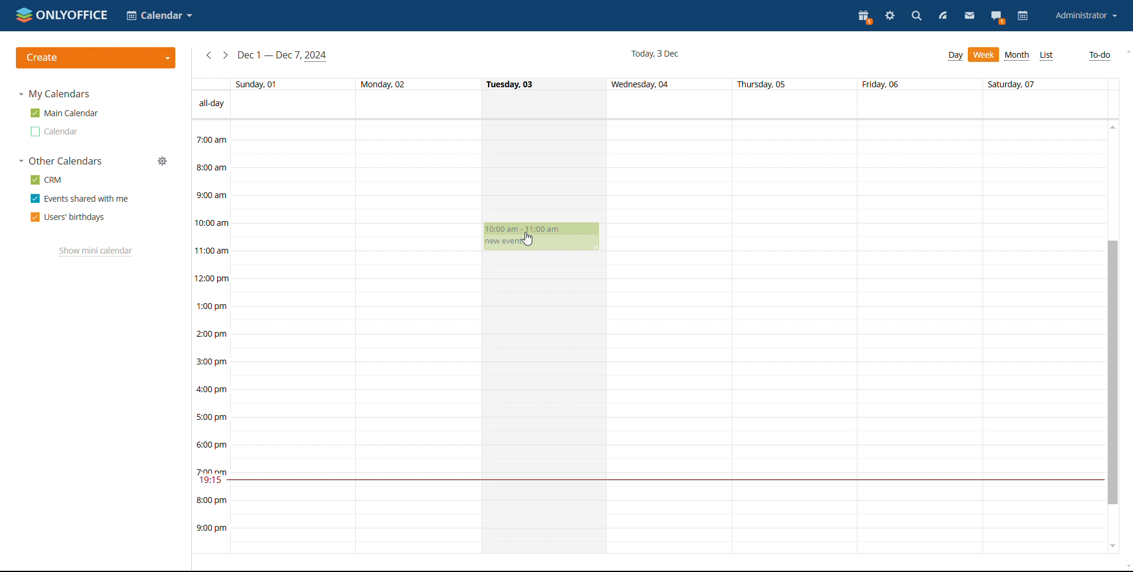 Image resolution: width=1133 pixels, height=572 pixels. What do you see at coordinates (763, 84) in the screenshot?
I see `Thursday, 05` at bounding box center [763, 84].